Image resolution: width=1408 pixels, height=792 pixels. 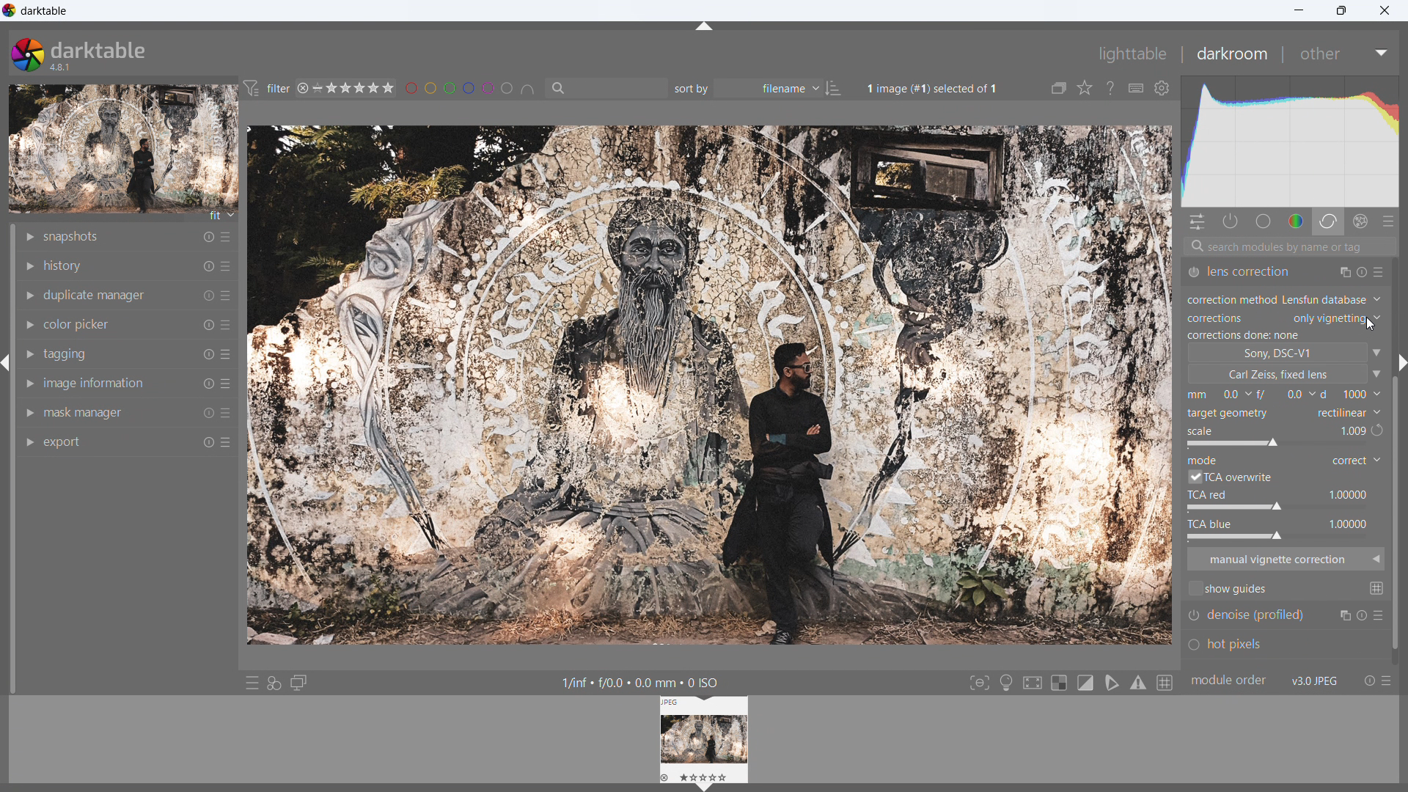 What do you see at coordinates (207, 384) in the screenshot?
I see `reset` at bounding box center [207, 384].